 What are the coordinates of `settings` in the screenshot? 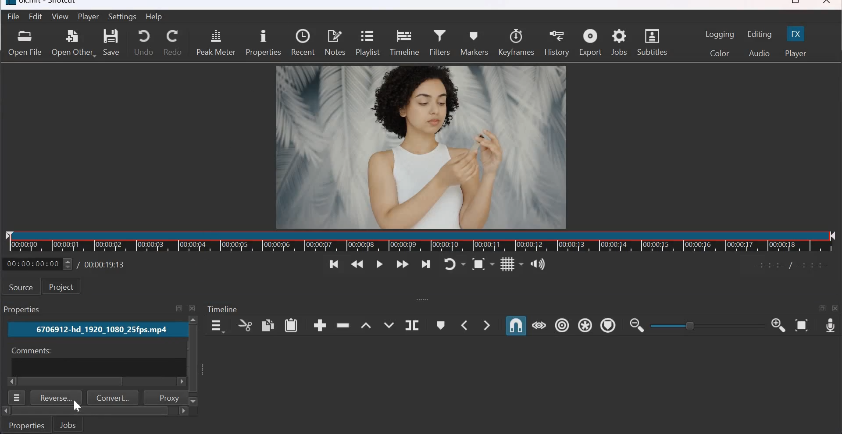 It's located at (123, 17).